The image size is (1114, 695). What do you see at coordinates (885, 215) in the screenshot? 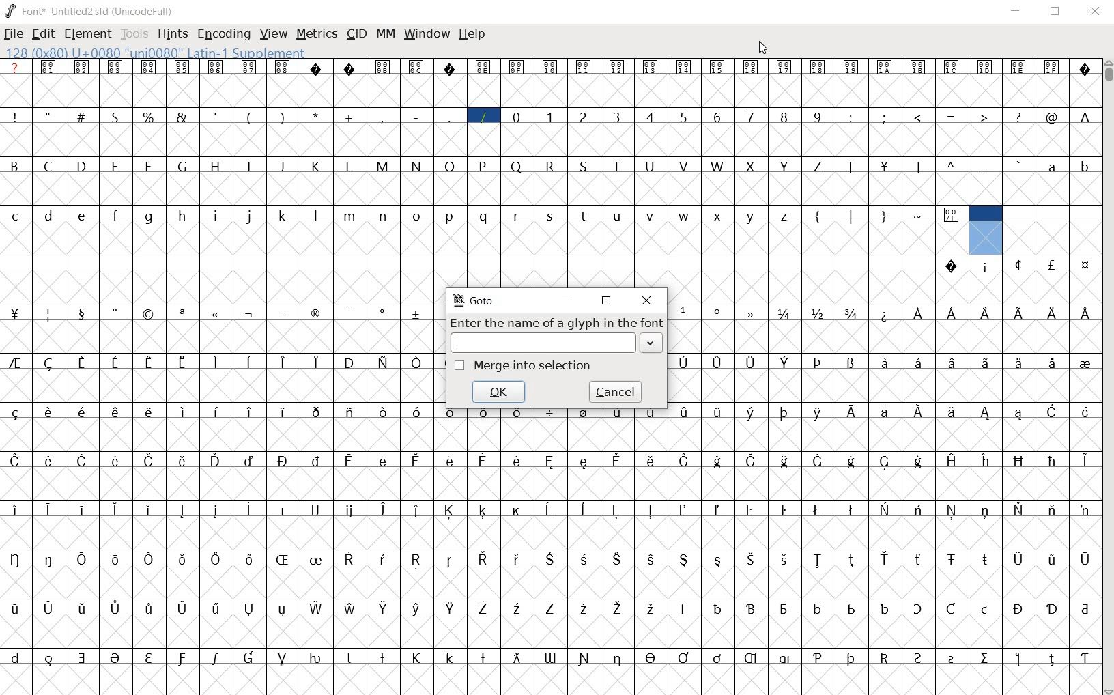
I see `}` at bounding box center [885, 215].